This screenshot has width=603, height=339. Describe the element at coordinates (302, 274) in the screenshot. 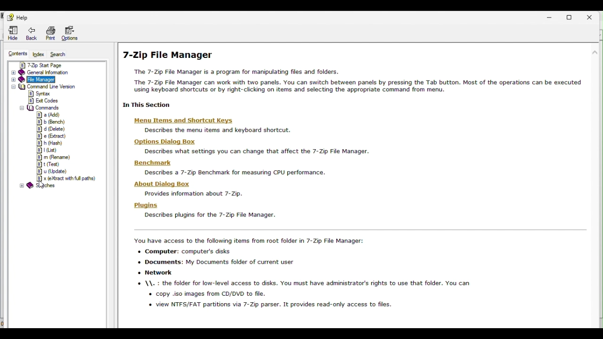

I see `zip file manager text` at that location.